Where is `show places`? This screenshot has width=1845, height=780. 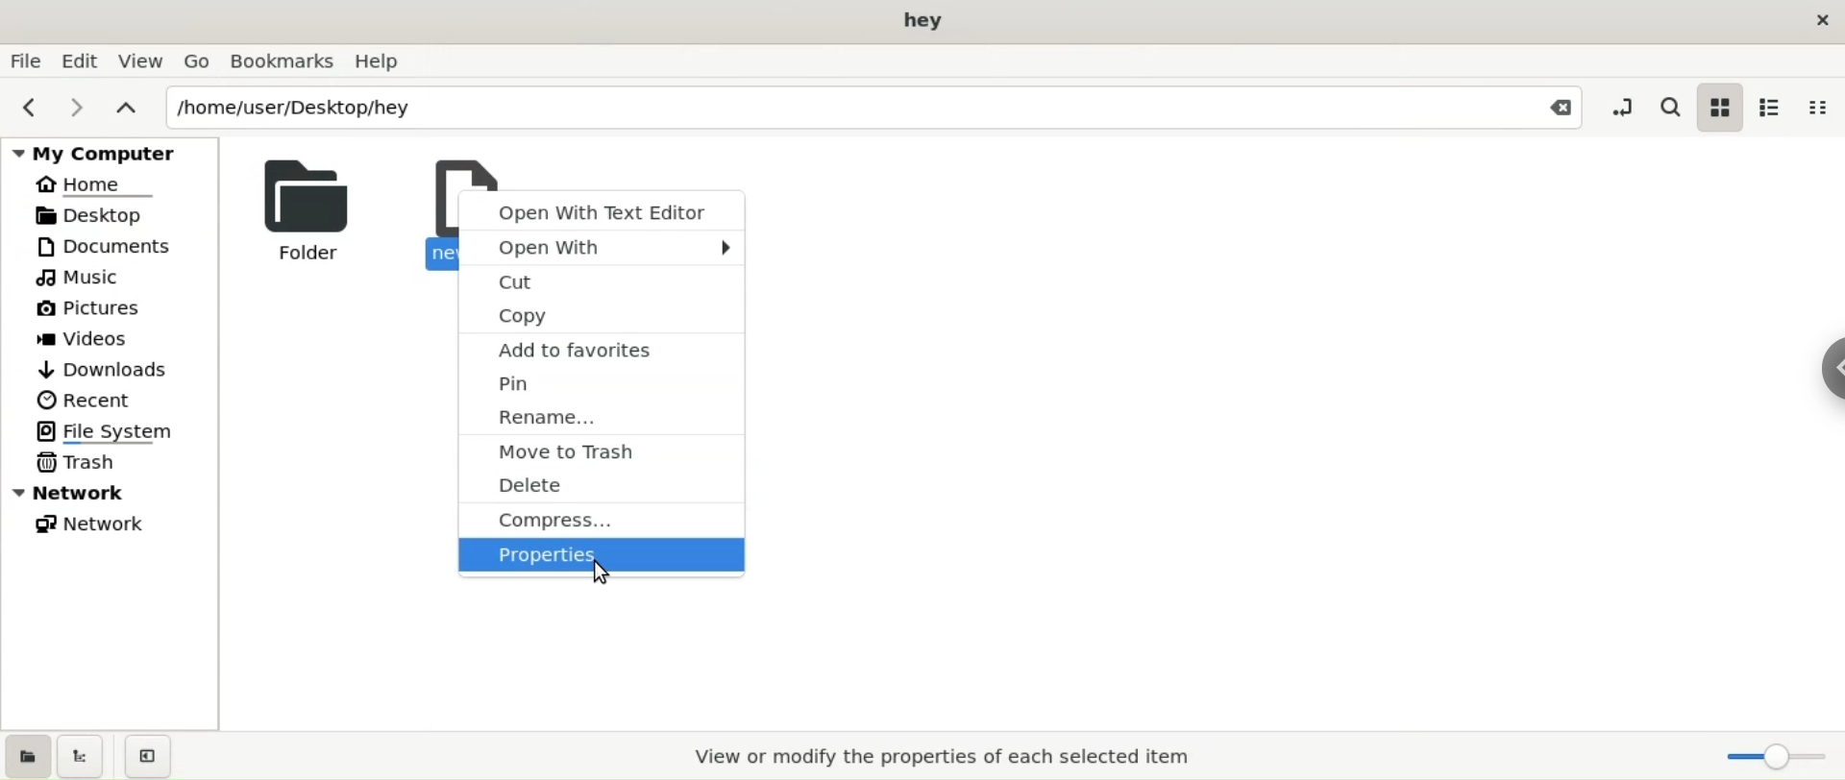 show places is located at coordinates (27, 755).